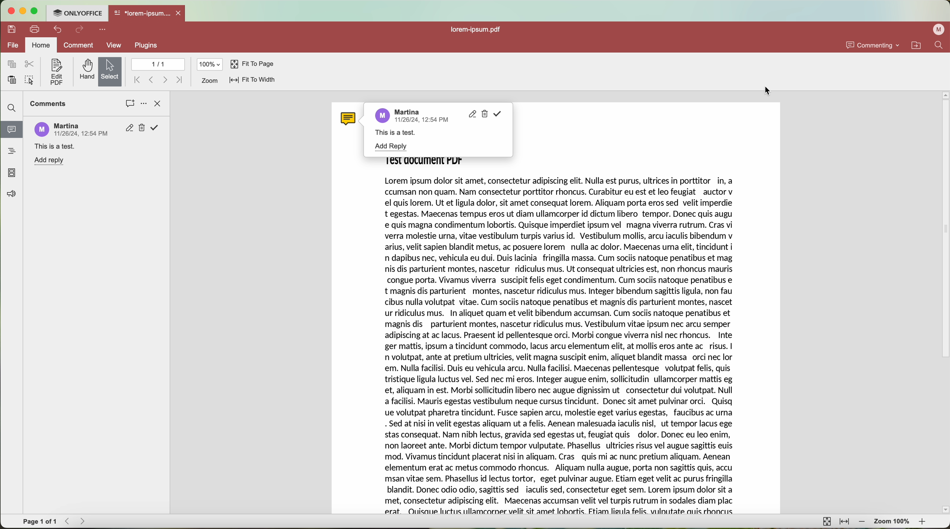  What do you see at coordinates (893, 522) in the screenshot?
I see `zoom 100%` at bounding box center [893, 522].